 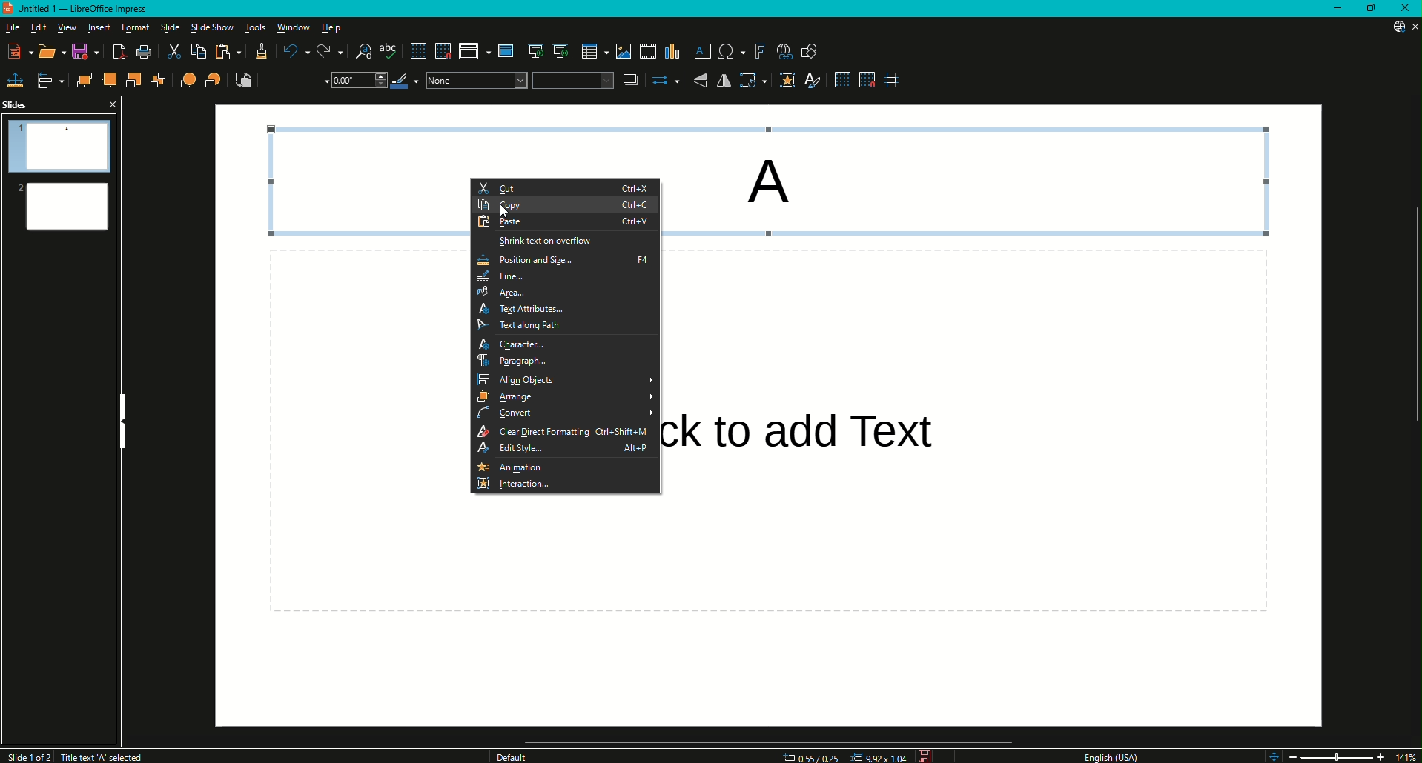 I want to click on Slide, so click(x=171, y=28).